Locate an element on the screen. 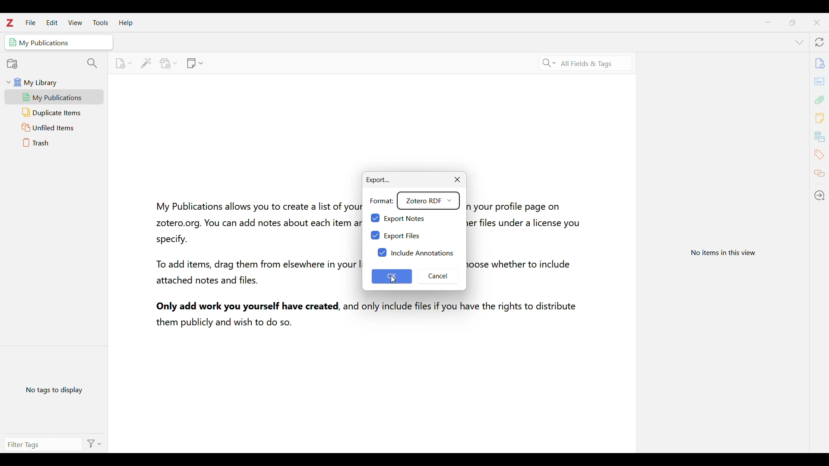 The width and height of the screenshot is (829, 466). Options to add attachment  is located at coordinates (169, 63).